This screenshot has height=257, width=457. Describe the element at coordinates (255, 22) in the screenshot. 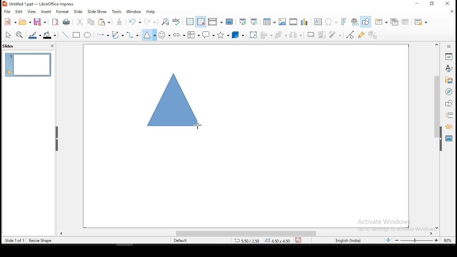

I see `start from current slide` at that location.